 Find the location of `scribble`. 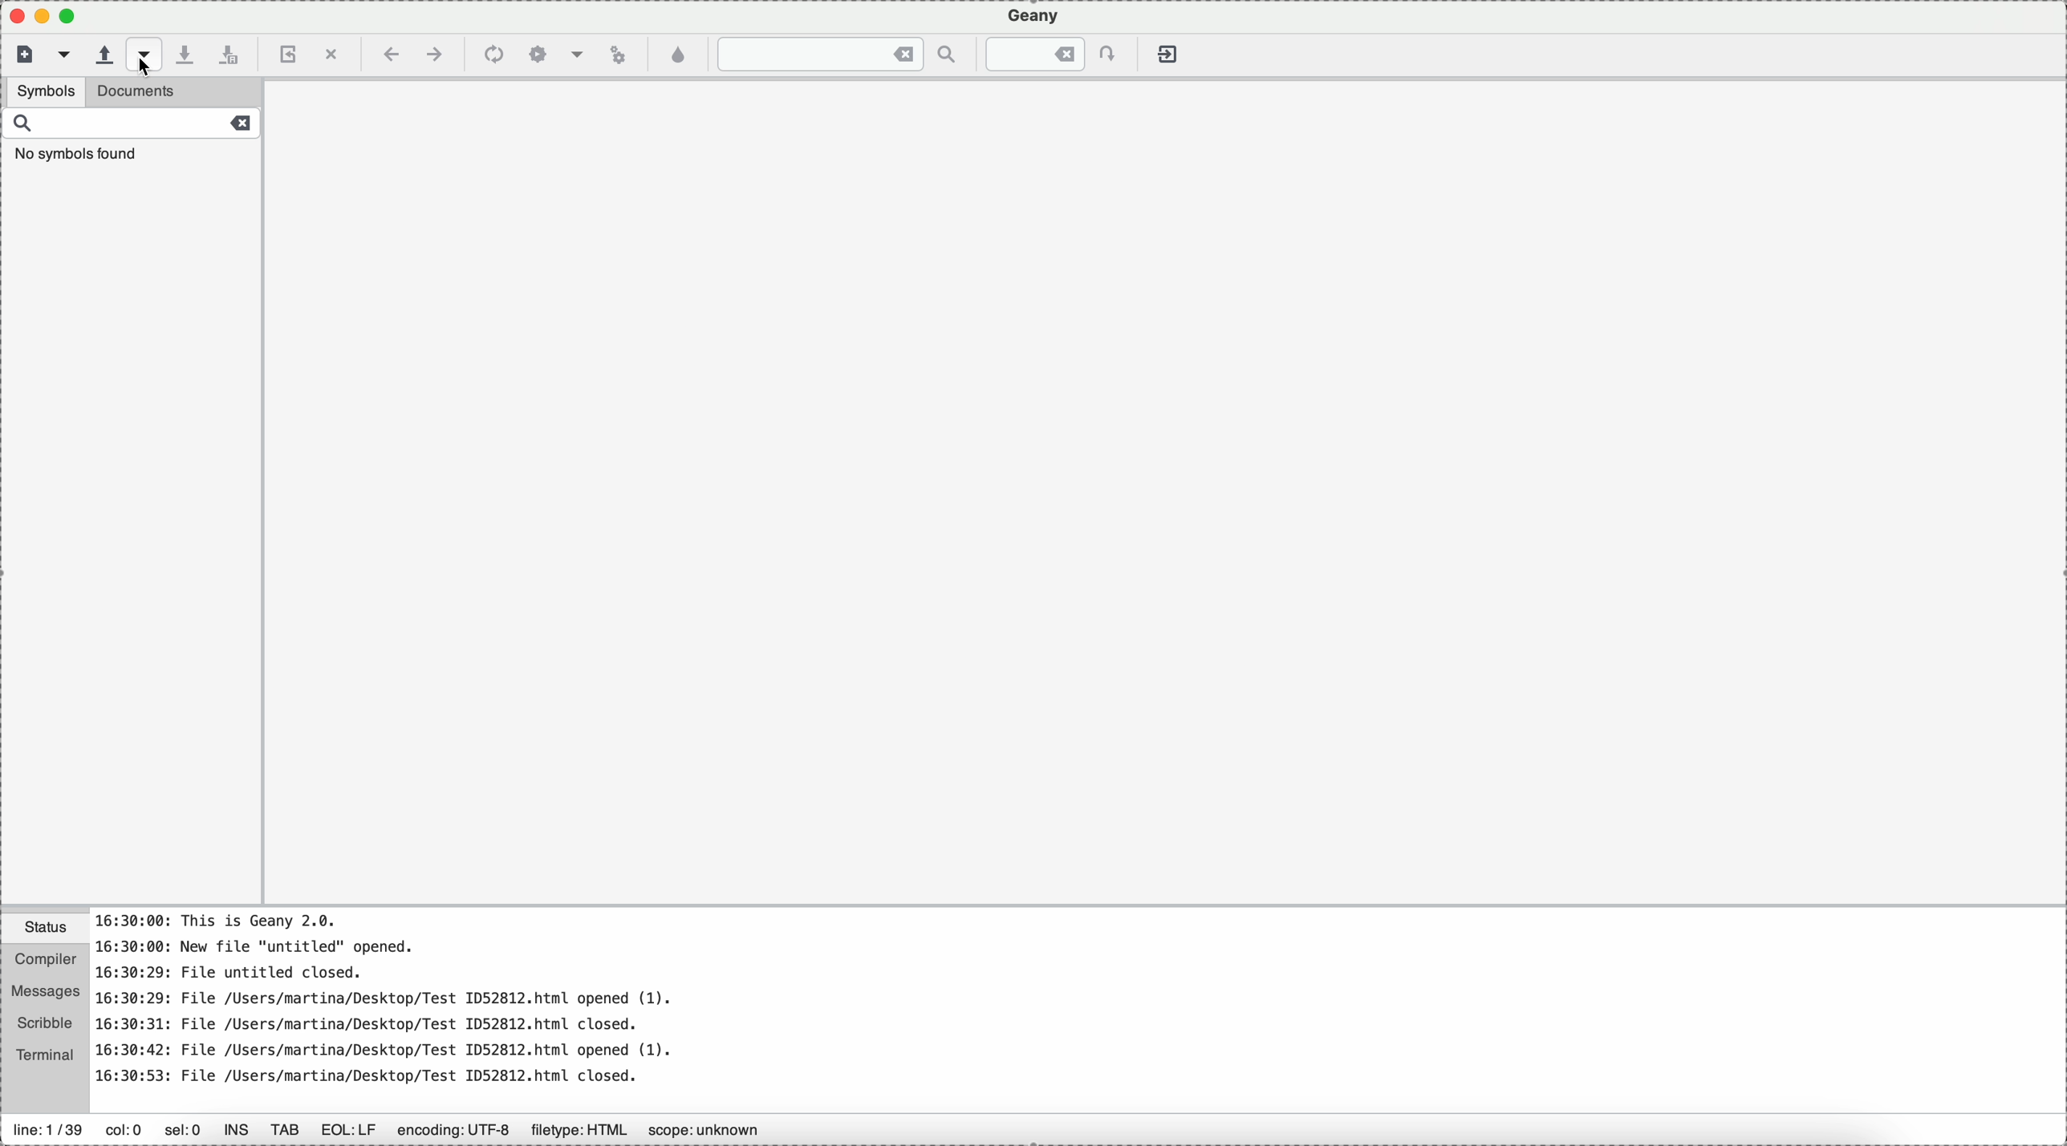

scribble is located at coordinates (45, 1025).